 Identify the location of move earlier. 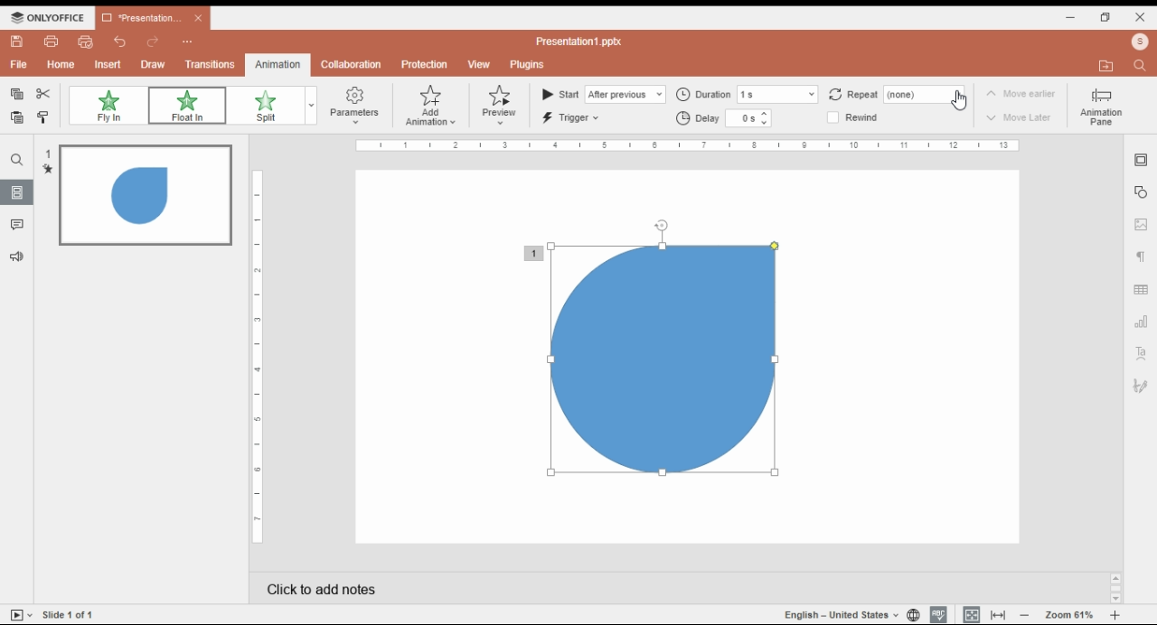
(1020, 95).